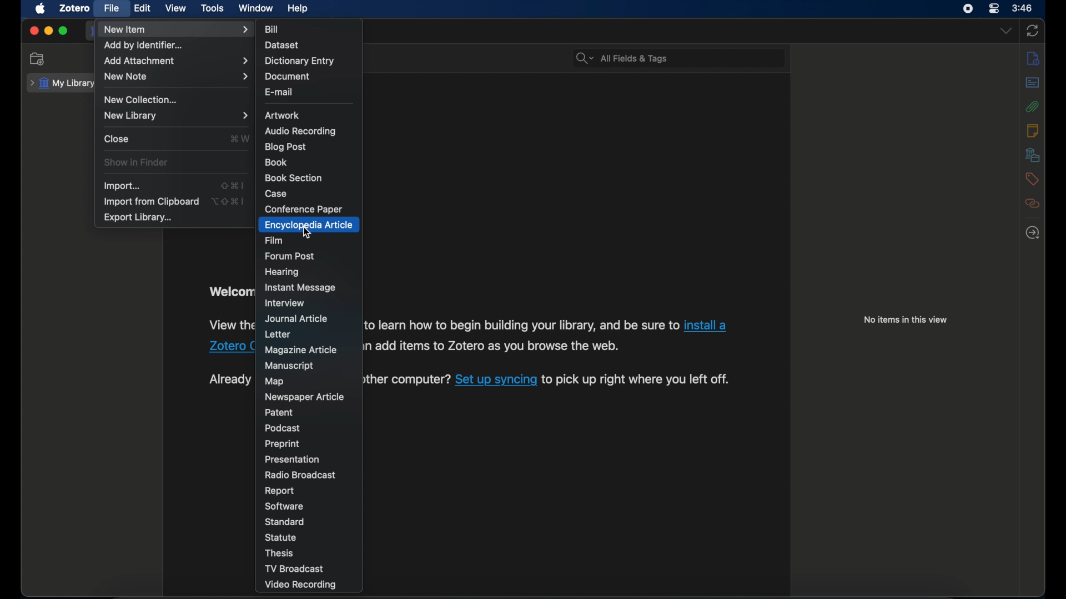 The image size is (1066, 599). I want to click on related, so click(1032, 204).